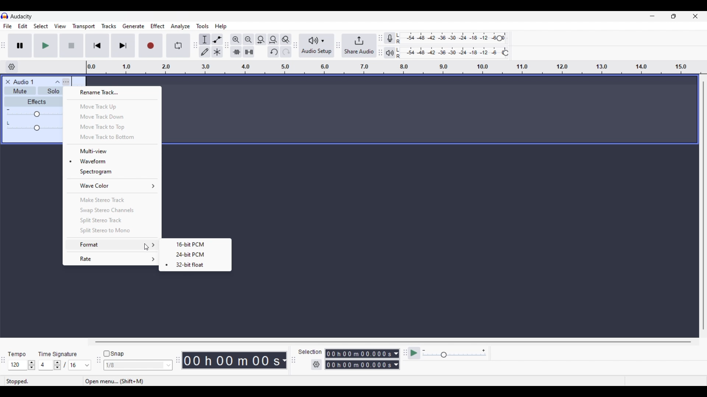 This screenshot has height=397, width=707. Describe the element at coordinates (169, 365) in the screenshot. I see `Snap options to choose from` at that location.